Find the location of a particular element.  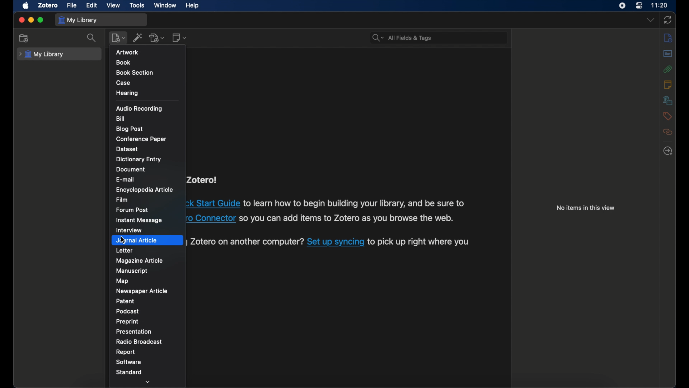

control center is located at coordinates (639, 6).